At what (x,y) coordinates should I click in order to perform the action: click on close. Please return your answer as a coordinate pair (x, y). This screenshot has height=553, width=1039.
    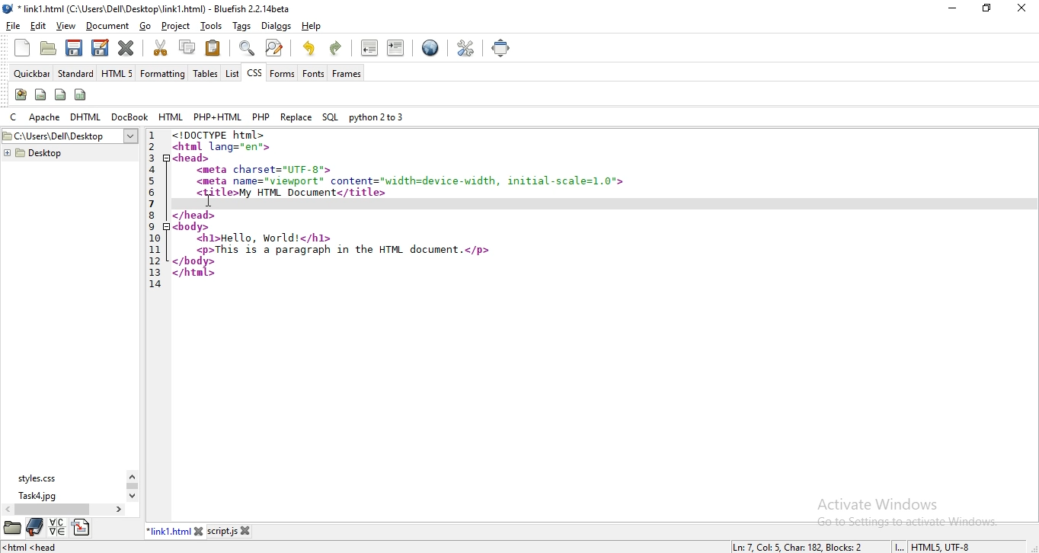
    Looking at the image, I should click on (200, 529).